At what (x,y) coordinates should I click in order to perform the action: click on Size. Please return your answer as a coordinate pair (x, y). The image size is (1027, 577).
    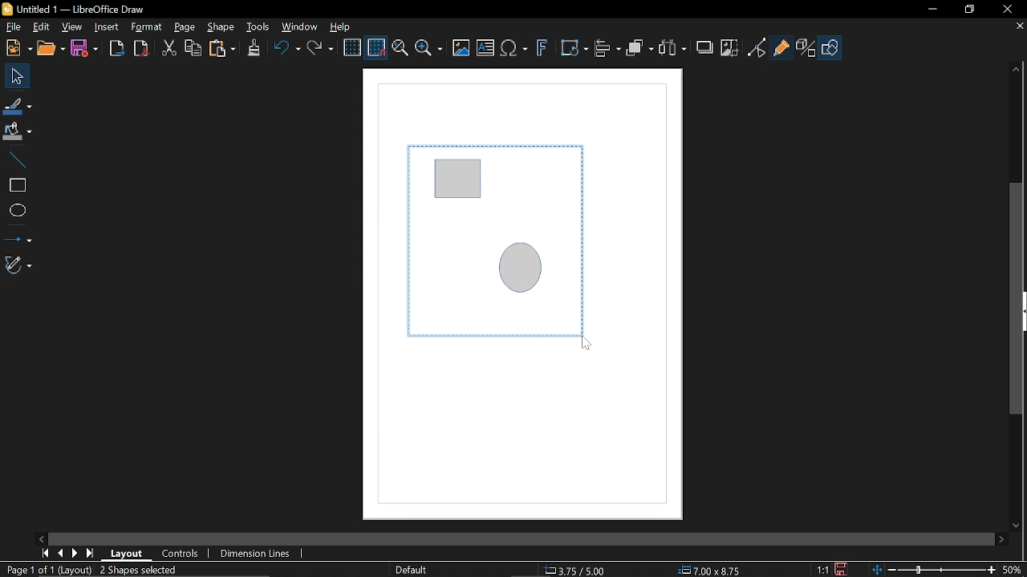
    Looking at the image, I should click on (715, 571).